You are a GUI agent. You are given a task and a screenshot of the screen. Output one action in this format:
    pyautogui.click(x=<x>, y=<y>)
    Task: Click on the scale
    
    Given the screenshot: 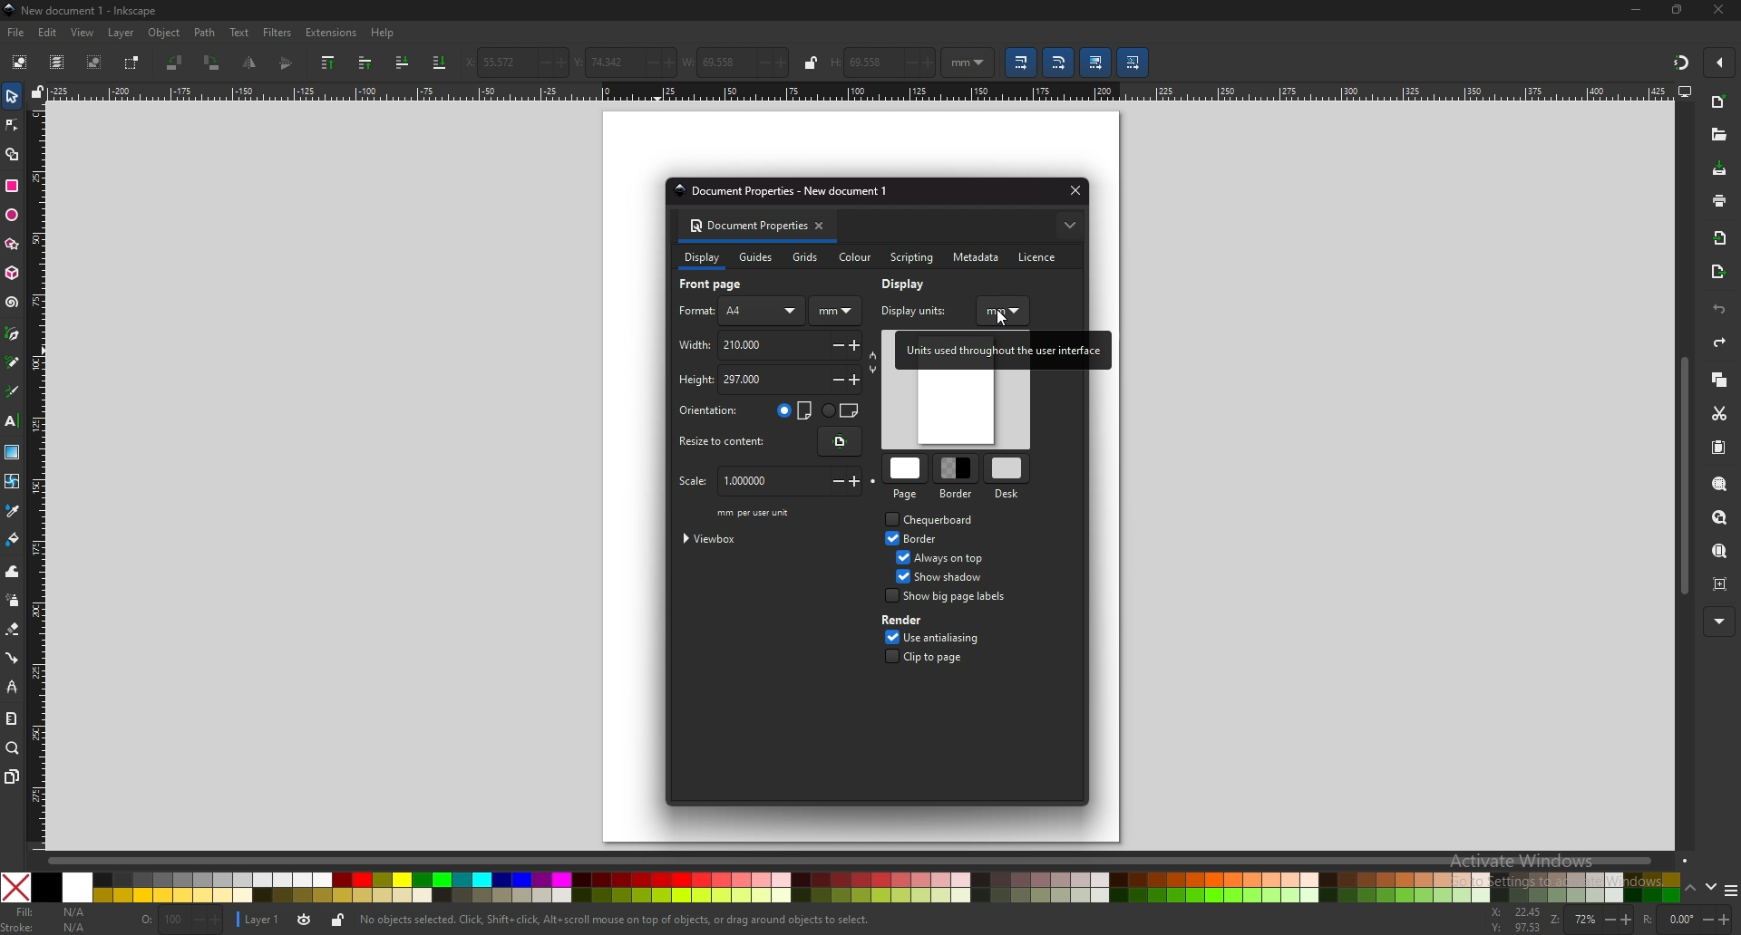 What is the action you would take?
    pyautogui.click(x=742, y=481)
    